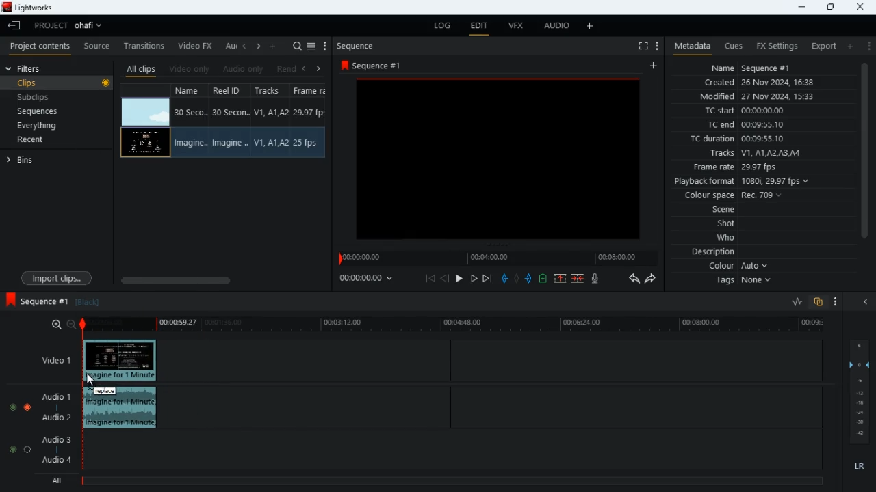 The height and width of the screenshot is (492, 876). Describe the element at coordinates (654, 280) in the screenshot. I see `forward` at that location.